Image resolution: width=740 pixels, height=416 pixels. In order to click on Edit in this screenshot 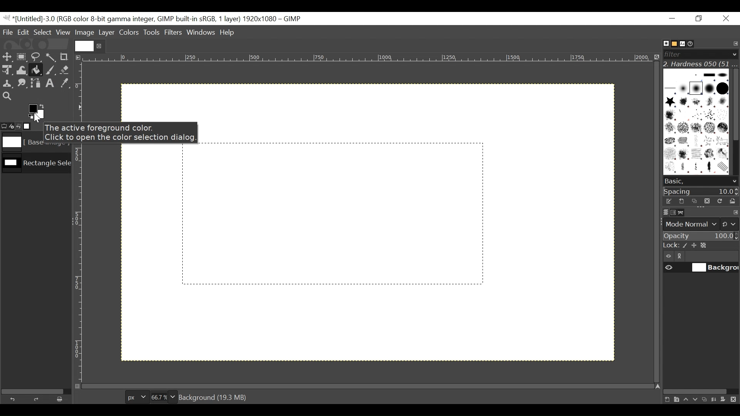, I will do `click(24, 32)`.